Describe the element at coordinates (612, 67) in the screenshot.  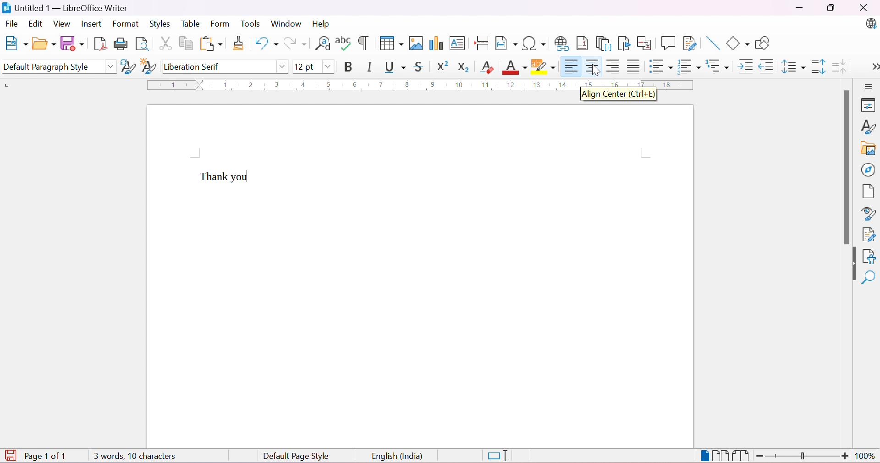
I see `Align Right` at that location.